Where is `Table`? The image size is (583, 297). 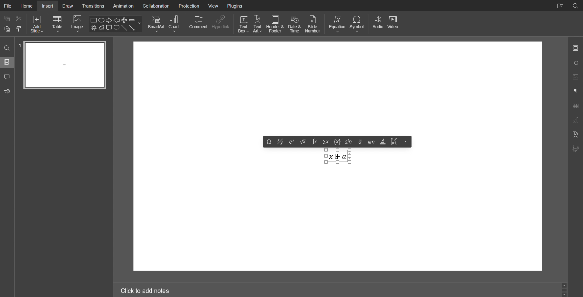
Table is located at coordinates (58, 24).